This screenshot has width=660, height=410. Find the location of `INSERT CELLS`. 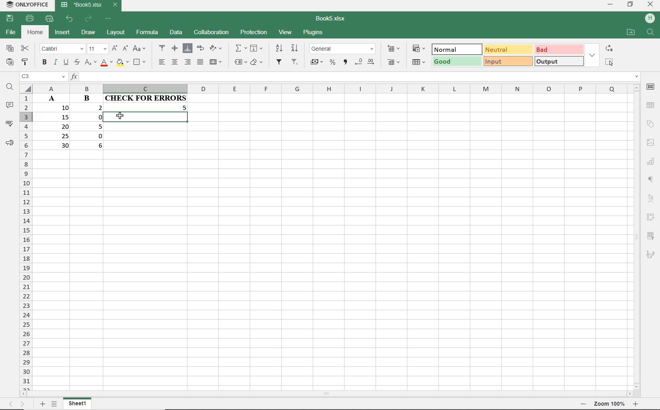

INSERT CELLS is located at coordinates (393, 49).